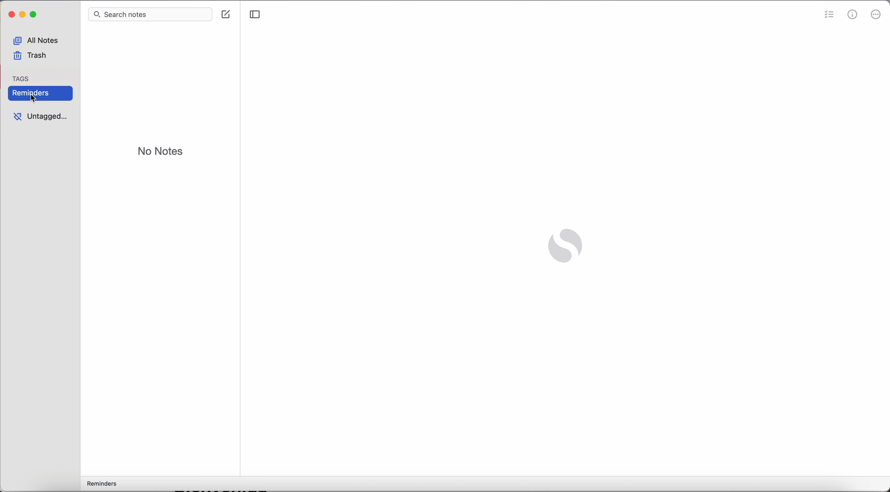 This screenshot has height=492, width=890. Describe the element at coordinates (255, 16) in the screenshot. I see `toggle sidebar` at that location.